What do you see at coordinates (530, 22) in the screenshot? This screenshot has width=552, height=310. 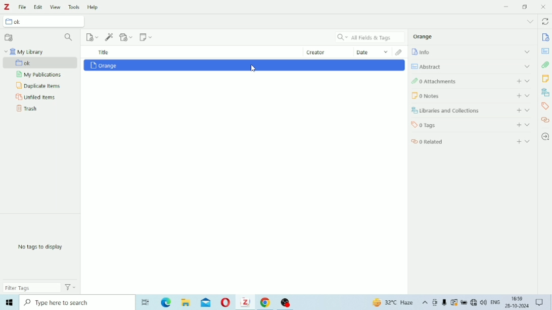 I see `List all tabs` at bounding box center [530, 22].